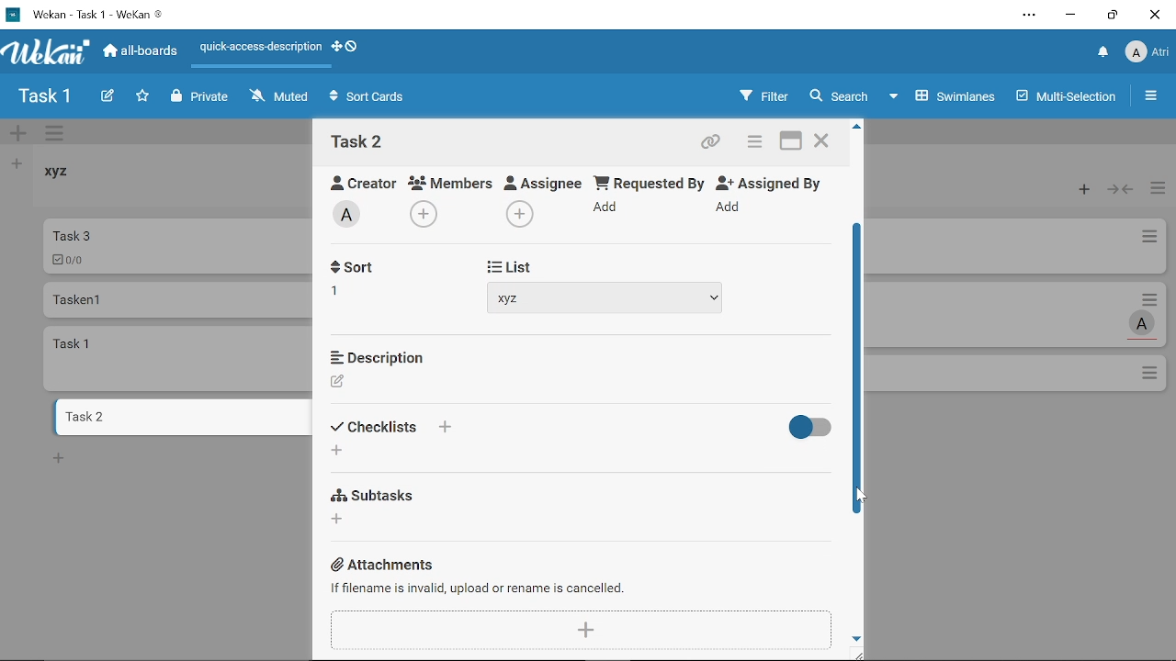 Image resolution: width=1176 pixels, height=661 pixels. I want to click on Profile, so click(1147, 54).